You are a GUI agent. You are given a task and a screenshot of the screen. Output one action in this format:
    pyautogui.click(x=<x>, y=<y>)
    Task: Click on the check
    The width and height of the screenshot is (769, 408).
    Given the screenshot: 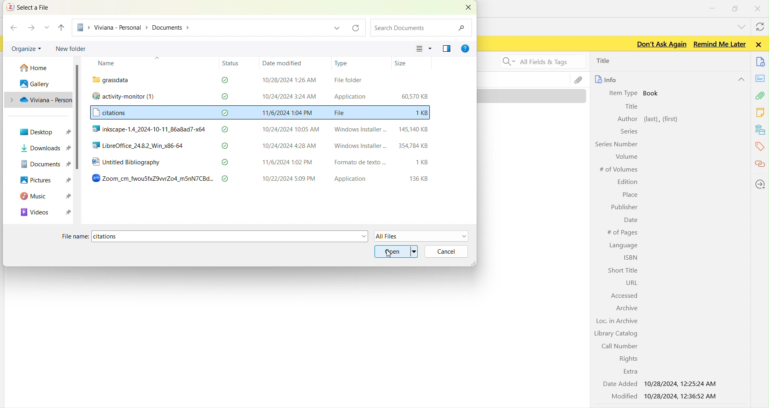 What is the action you would take?
    pyautogui.click(x=224, y=162)
    